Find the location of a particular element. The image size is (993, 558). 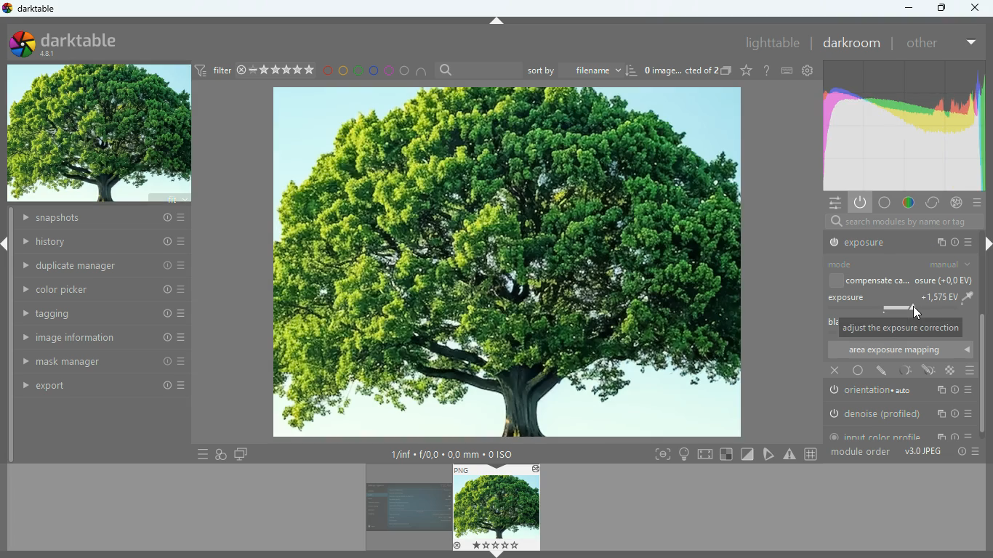

message is located at coordinates (898, 328).